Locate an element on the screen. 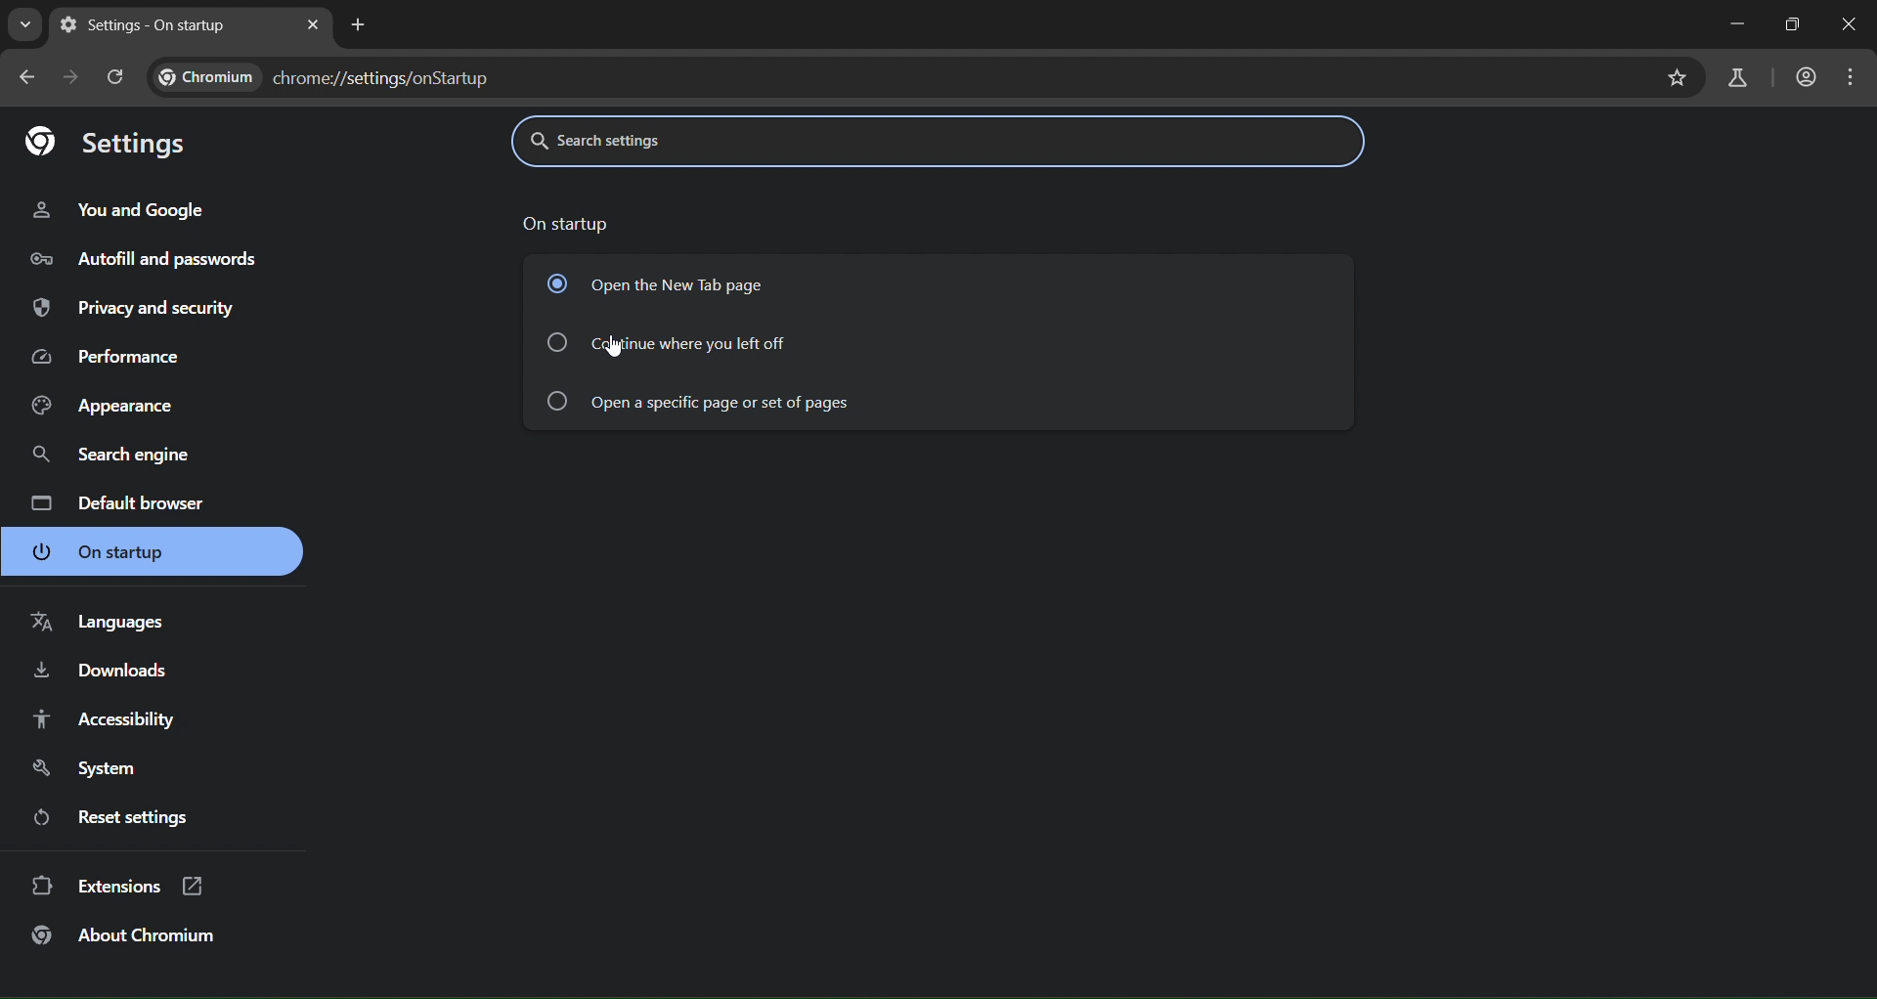  autofill and passwords is located at coordinates (156, 260).